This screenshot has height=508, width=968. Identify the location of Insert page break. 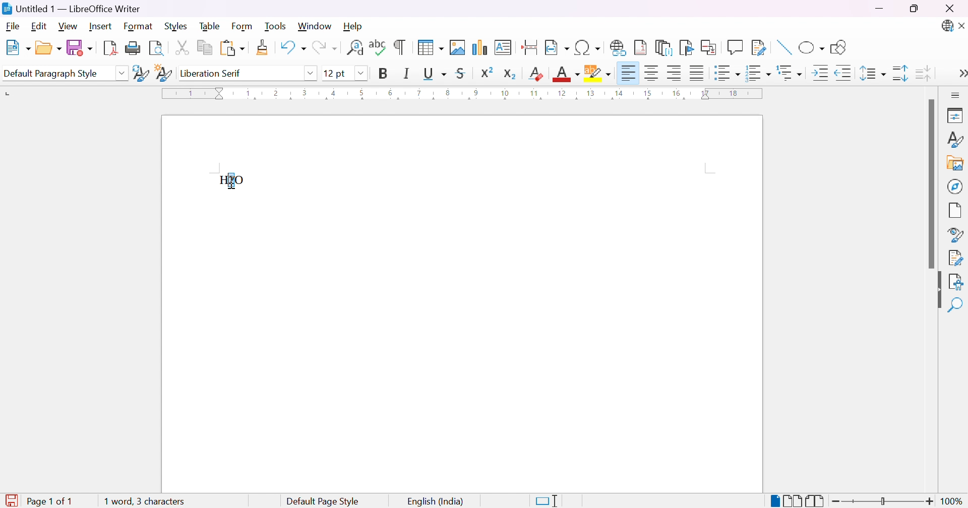
(531, 47).